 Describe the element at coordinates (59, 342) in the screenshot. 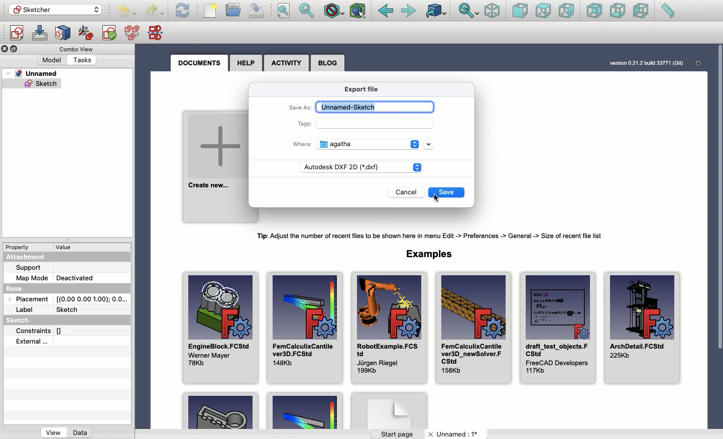

I see `External...` at that location.